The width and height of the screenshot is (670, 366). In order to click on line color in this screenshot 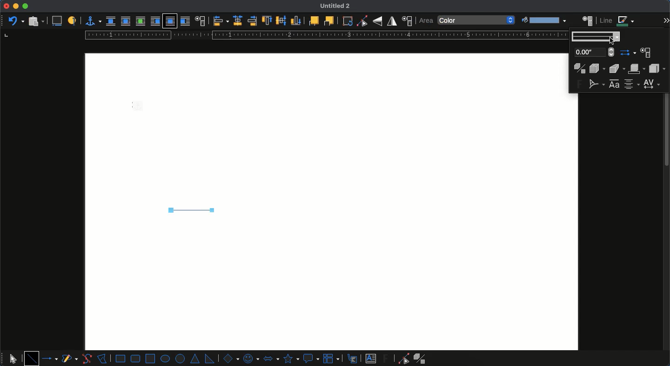, I will do `click(617, 21)`.